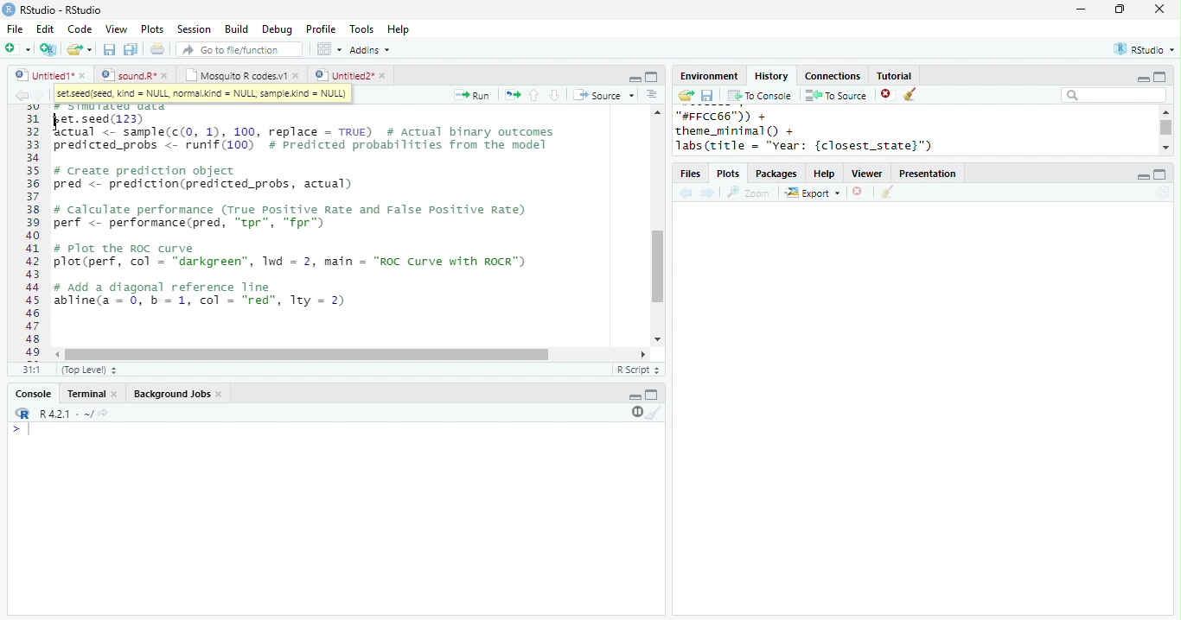 The width and height of the screenshot is (1181, 620). Describe the element at coordinates (35, 232) in the screenshot. I see `line numbering` at that location.